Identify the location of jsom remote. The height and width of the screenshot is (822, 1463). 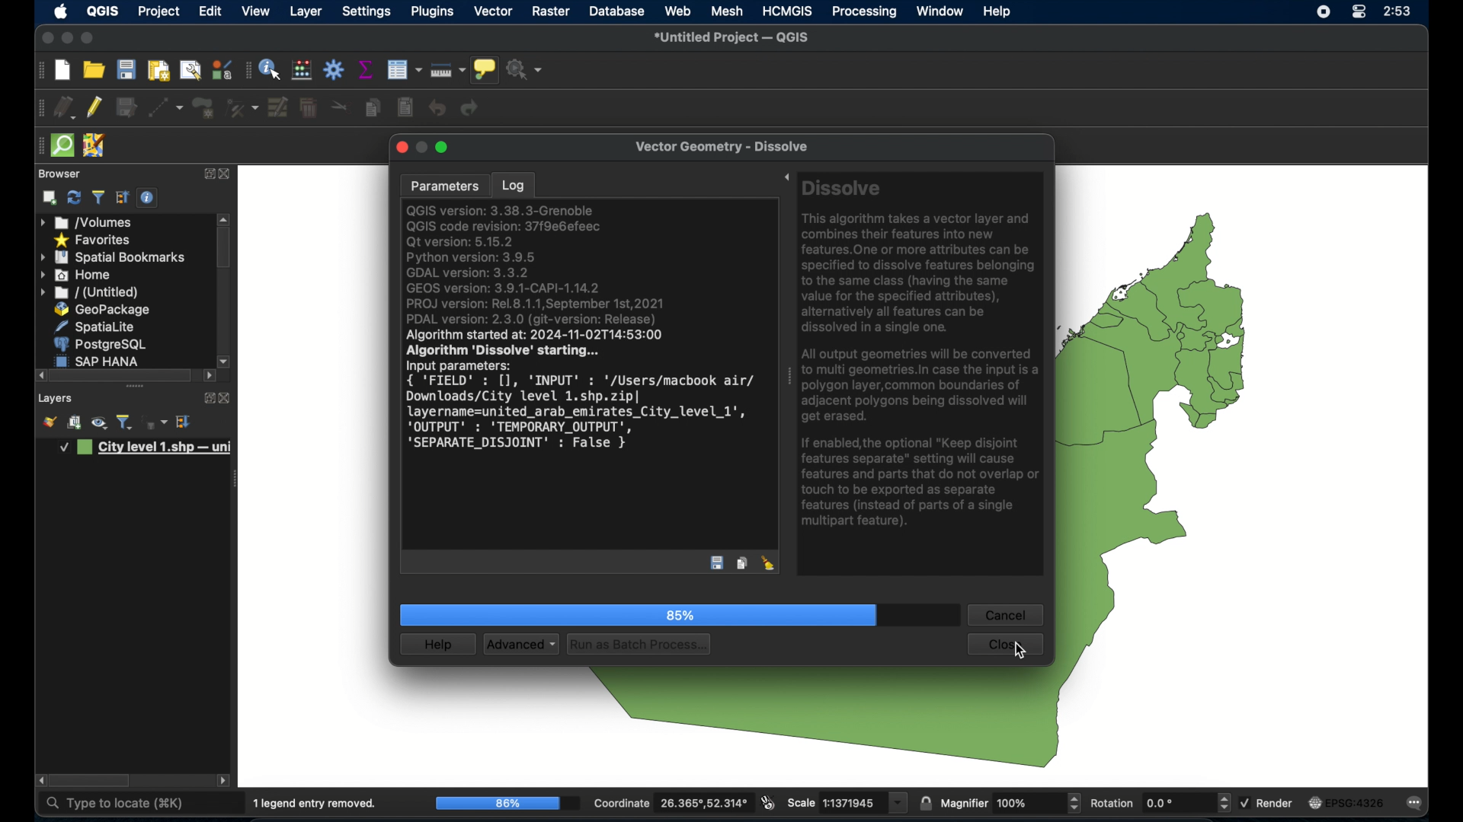
(95, 145).